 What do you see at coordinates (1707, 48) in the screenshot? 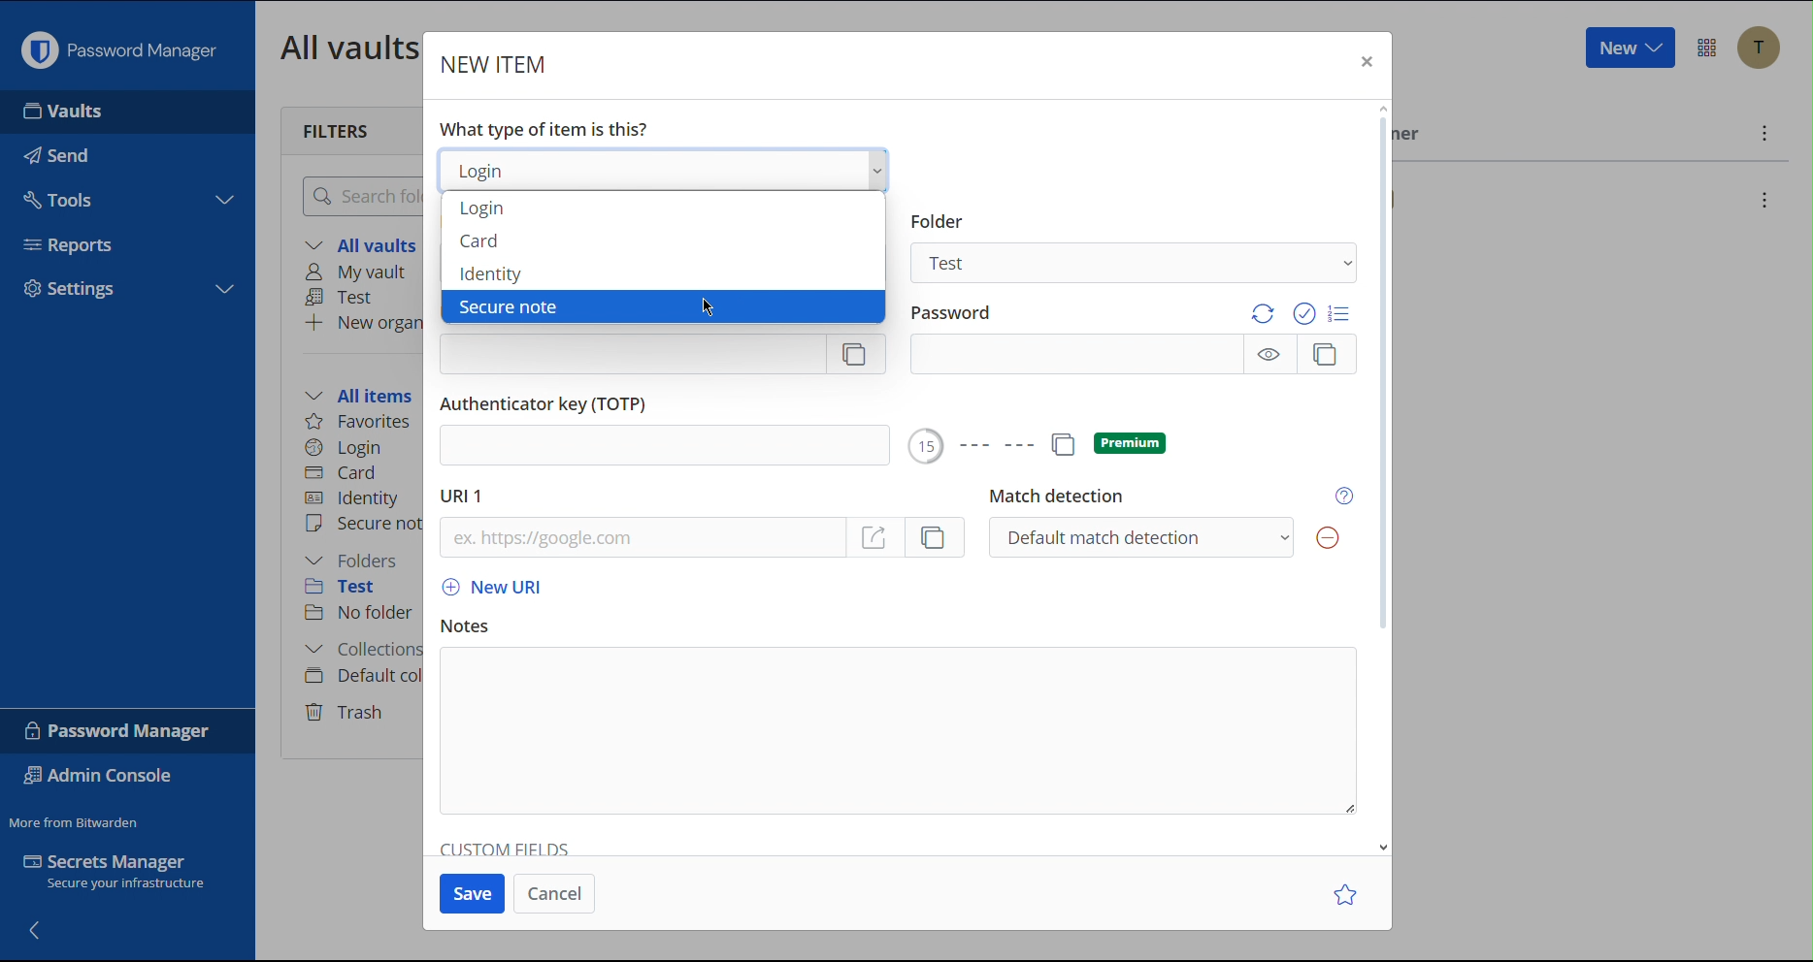
I see `More Options` at bounding box center [1707, 48].